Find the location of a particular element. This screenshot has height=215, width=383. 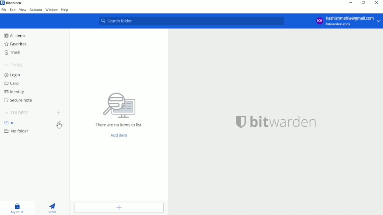

Restore down is located at coordinates (363, 3).